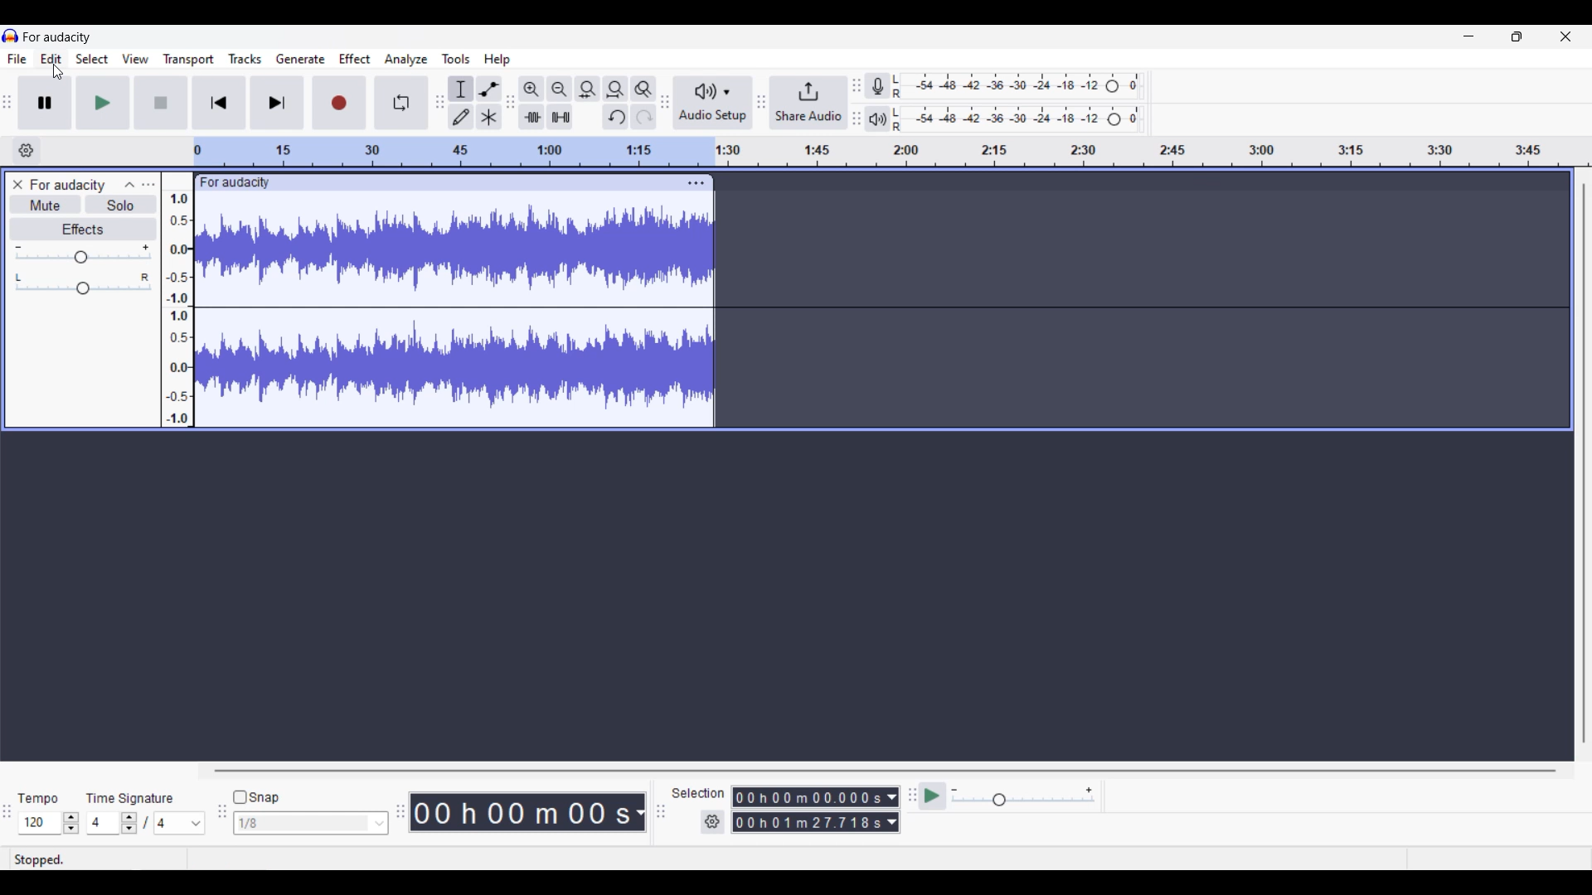  Describe the element at coordinates (219, 104) in the screenshot. I see `Skip/Select to start` at that location.